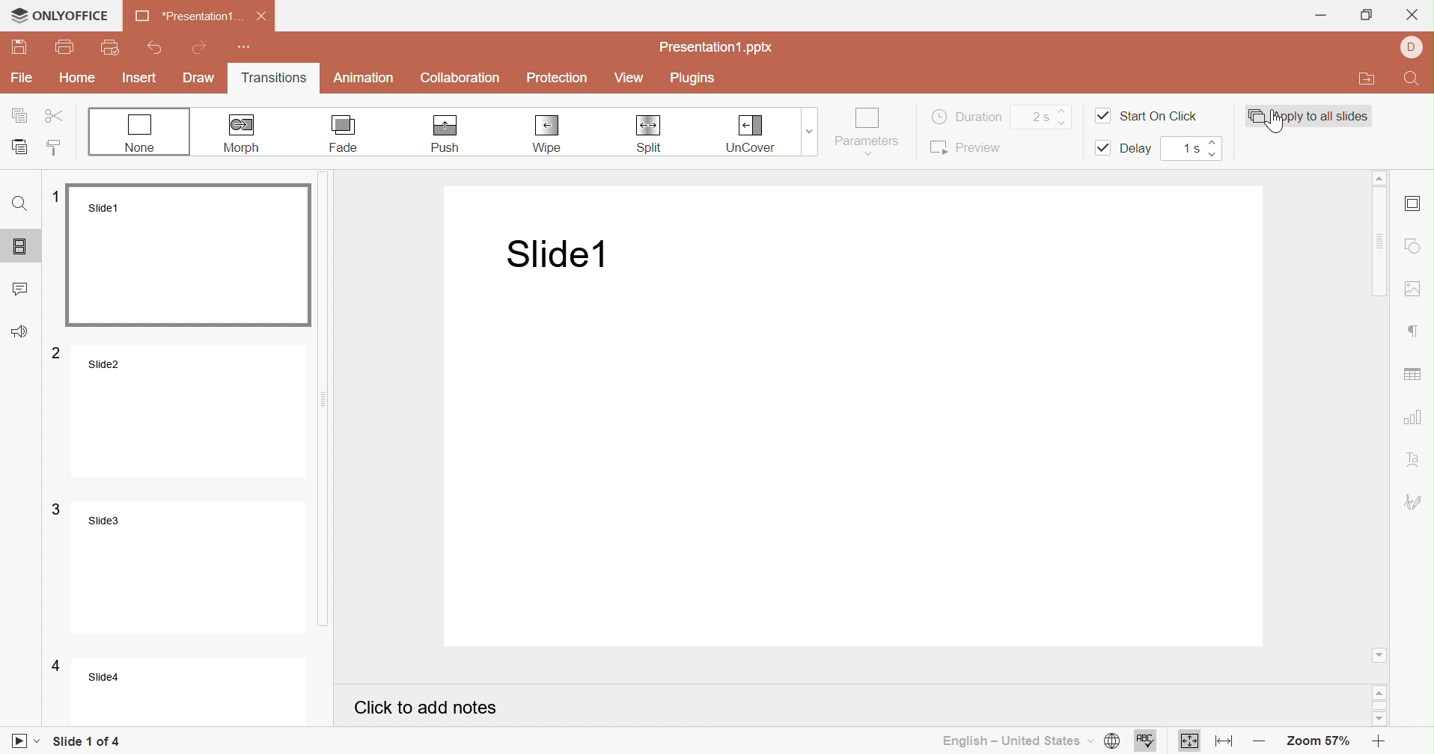 Image resolution: width=1434 pixels, height=754 pixels. What do you see at coordinates (245, 46) in the screenshot?
I see `Customize Quick Access Toolbar` at bounding box center [245, 46].